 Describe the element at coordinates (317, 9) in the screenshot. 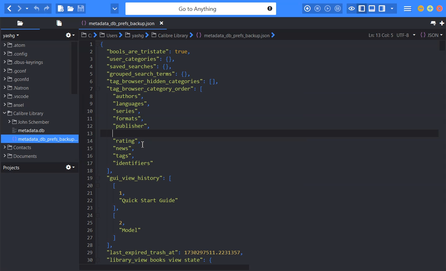

I see `Stop recording macro` at that location.